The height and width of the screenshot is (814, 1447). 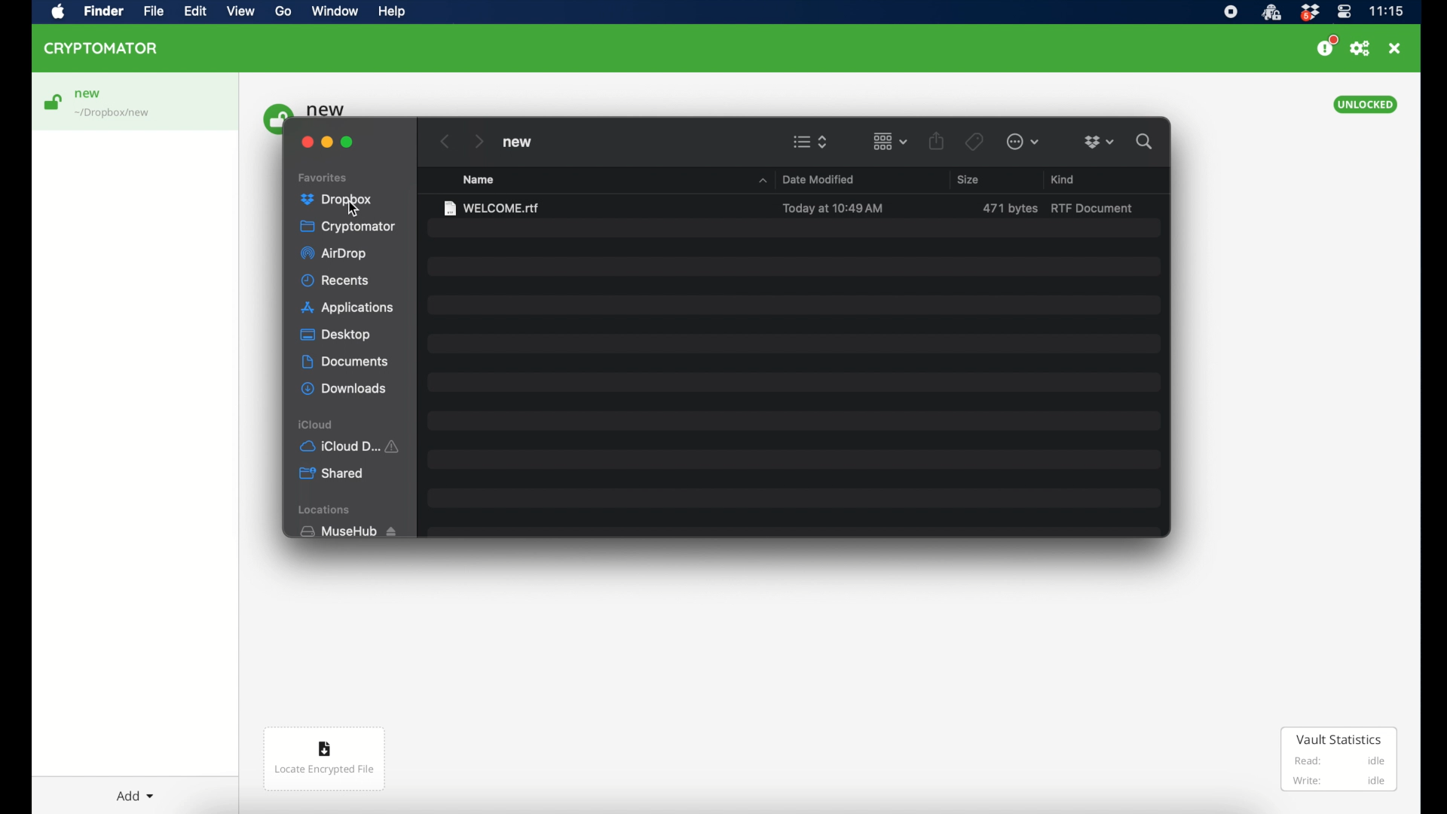 I want to click on new, so click(x=517, y=142).